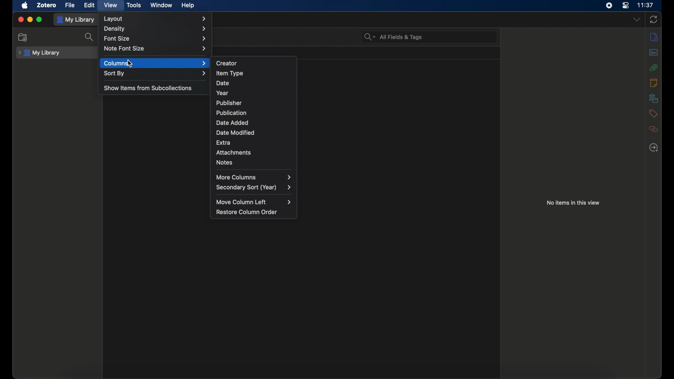  Describe the element at coordinates (653, 147) in the screenshot. I see `locate` at that location.